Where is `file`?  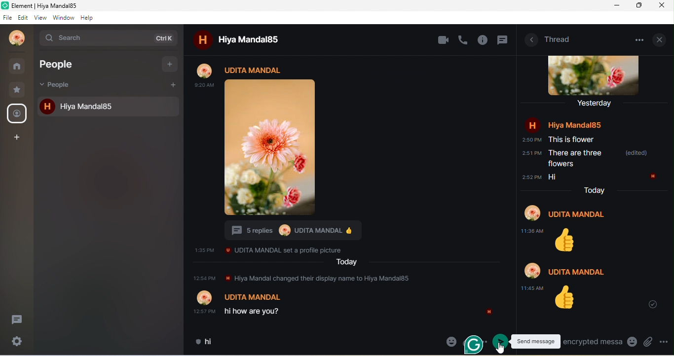
file is located at coordinates (7, 17).